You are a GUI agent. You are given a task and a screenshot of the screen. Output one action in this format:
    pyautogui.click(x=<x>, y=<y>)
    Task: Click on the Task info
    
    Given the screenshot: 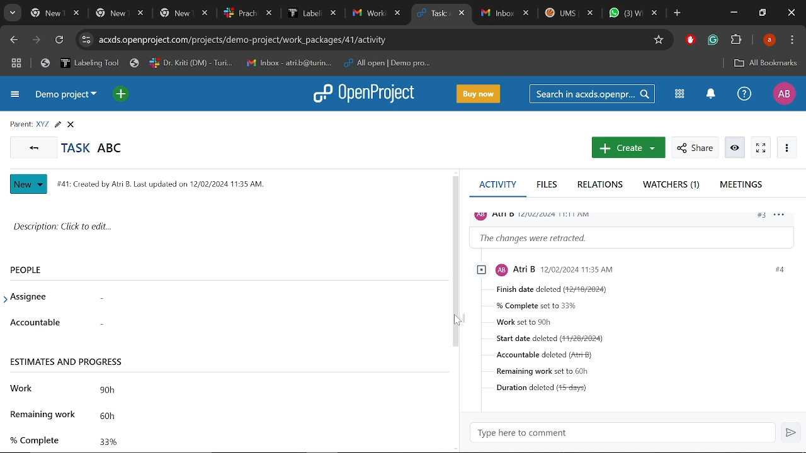 What is the action you would take?
    pyautogui.click(x=164, y=185)
    